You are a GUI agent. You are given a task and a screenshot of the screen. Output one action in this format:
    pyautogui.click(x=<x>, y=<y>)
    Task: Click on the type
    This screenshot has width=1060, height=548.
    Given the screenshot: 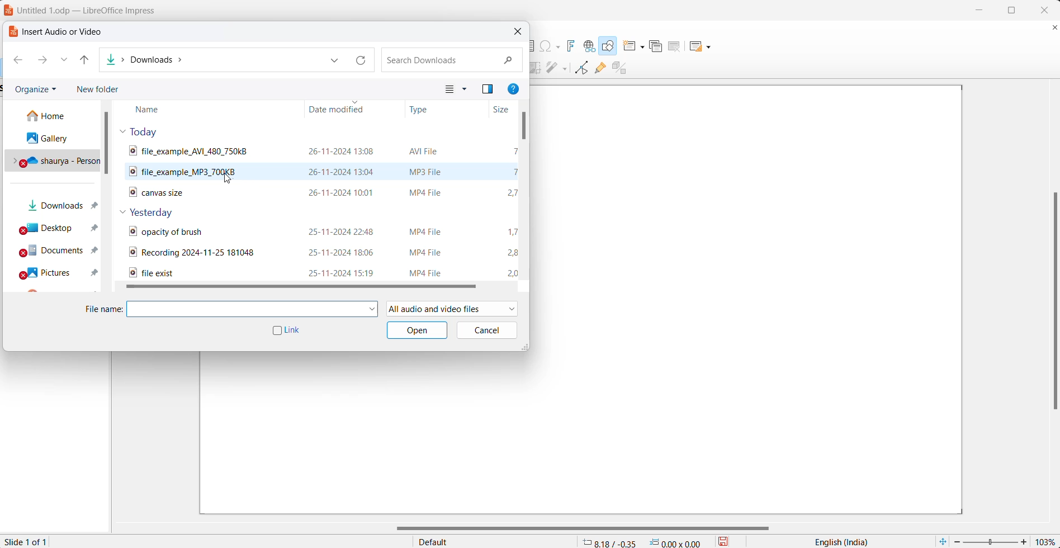 What is the action you would take?
    pyautogui.click(x=428, y=110)
    